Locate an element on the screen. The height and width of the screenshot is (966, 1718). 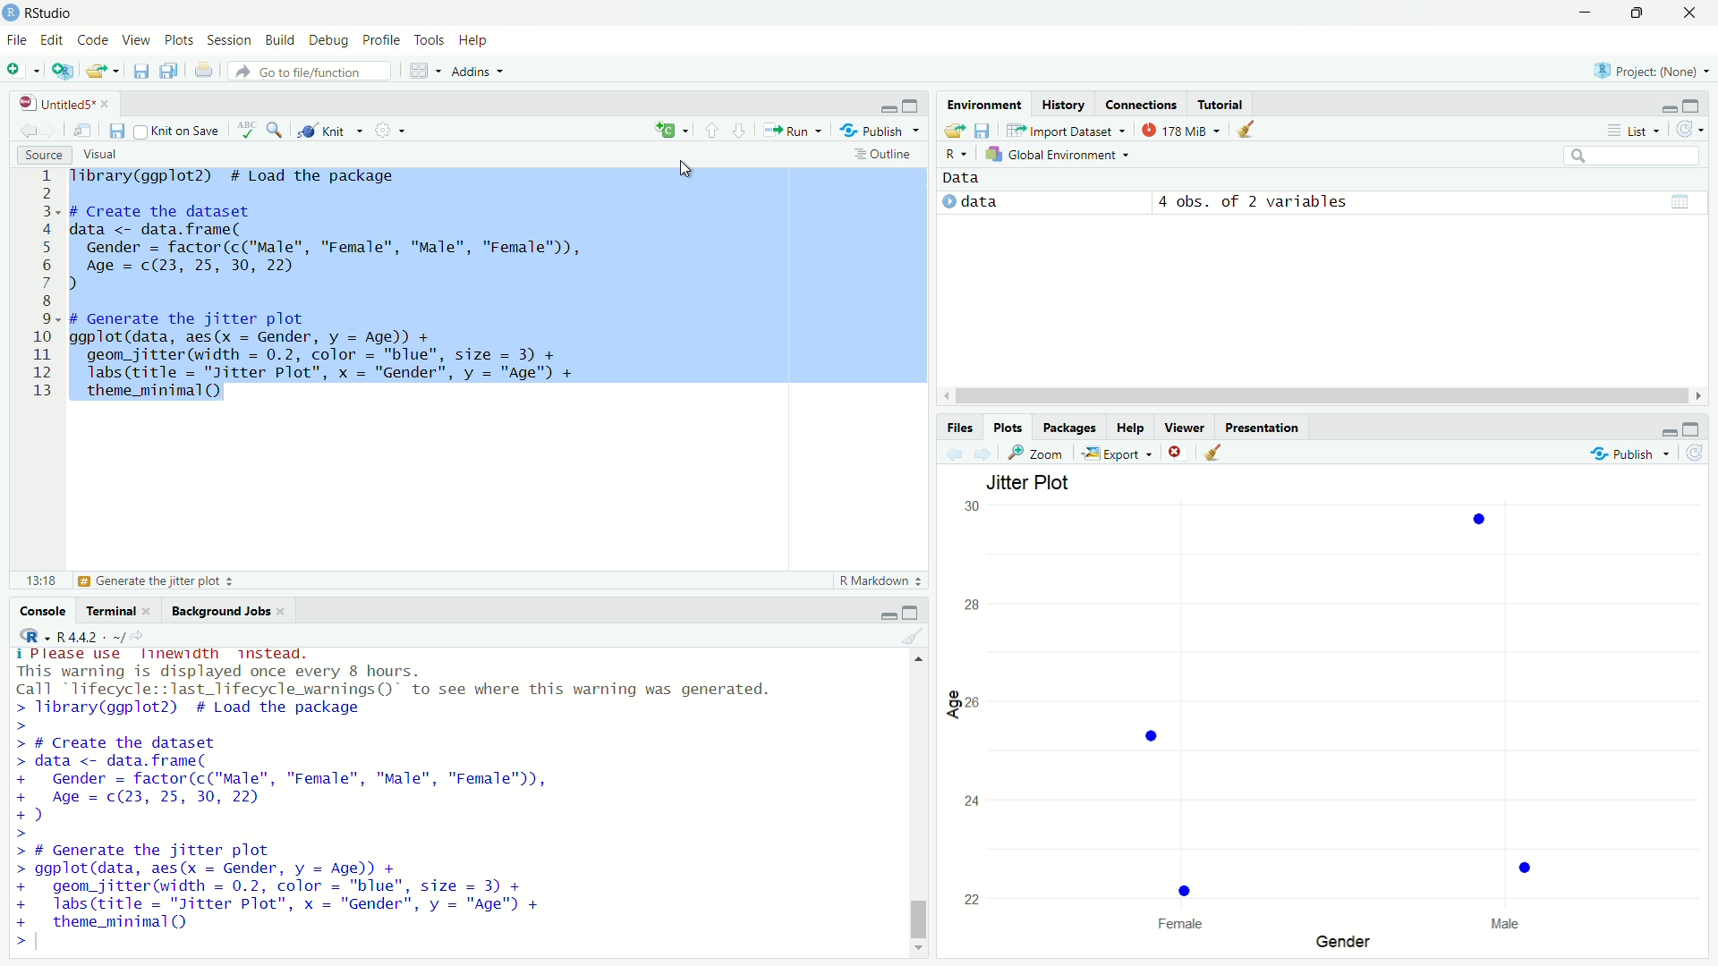
addins is located at coordinates (478, 71).